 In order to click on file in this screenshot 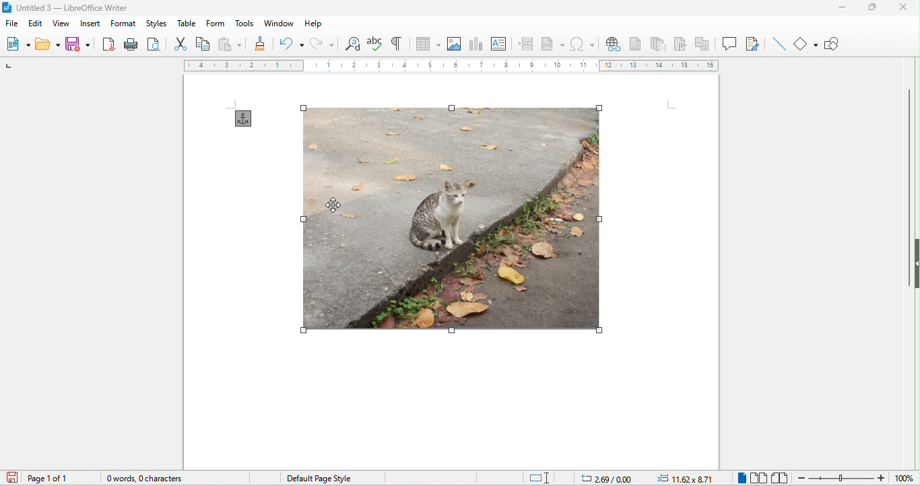, I will do `click(11, 24)`.